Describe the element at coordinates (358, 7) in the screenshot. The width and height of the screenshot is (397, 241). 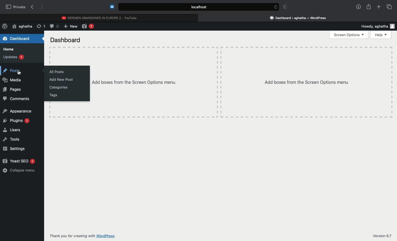
I see `Downlaods` at that location.